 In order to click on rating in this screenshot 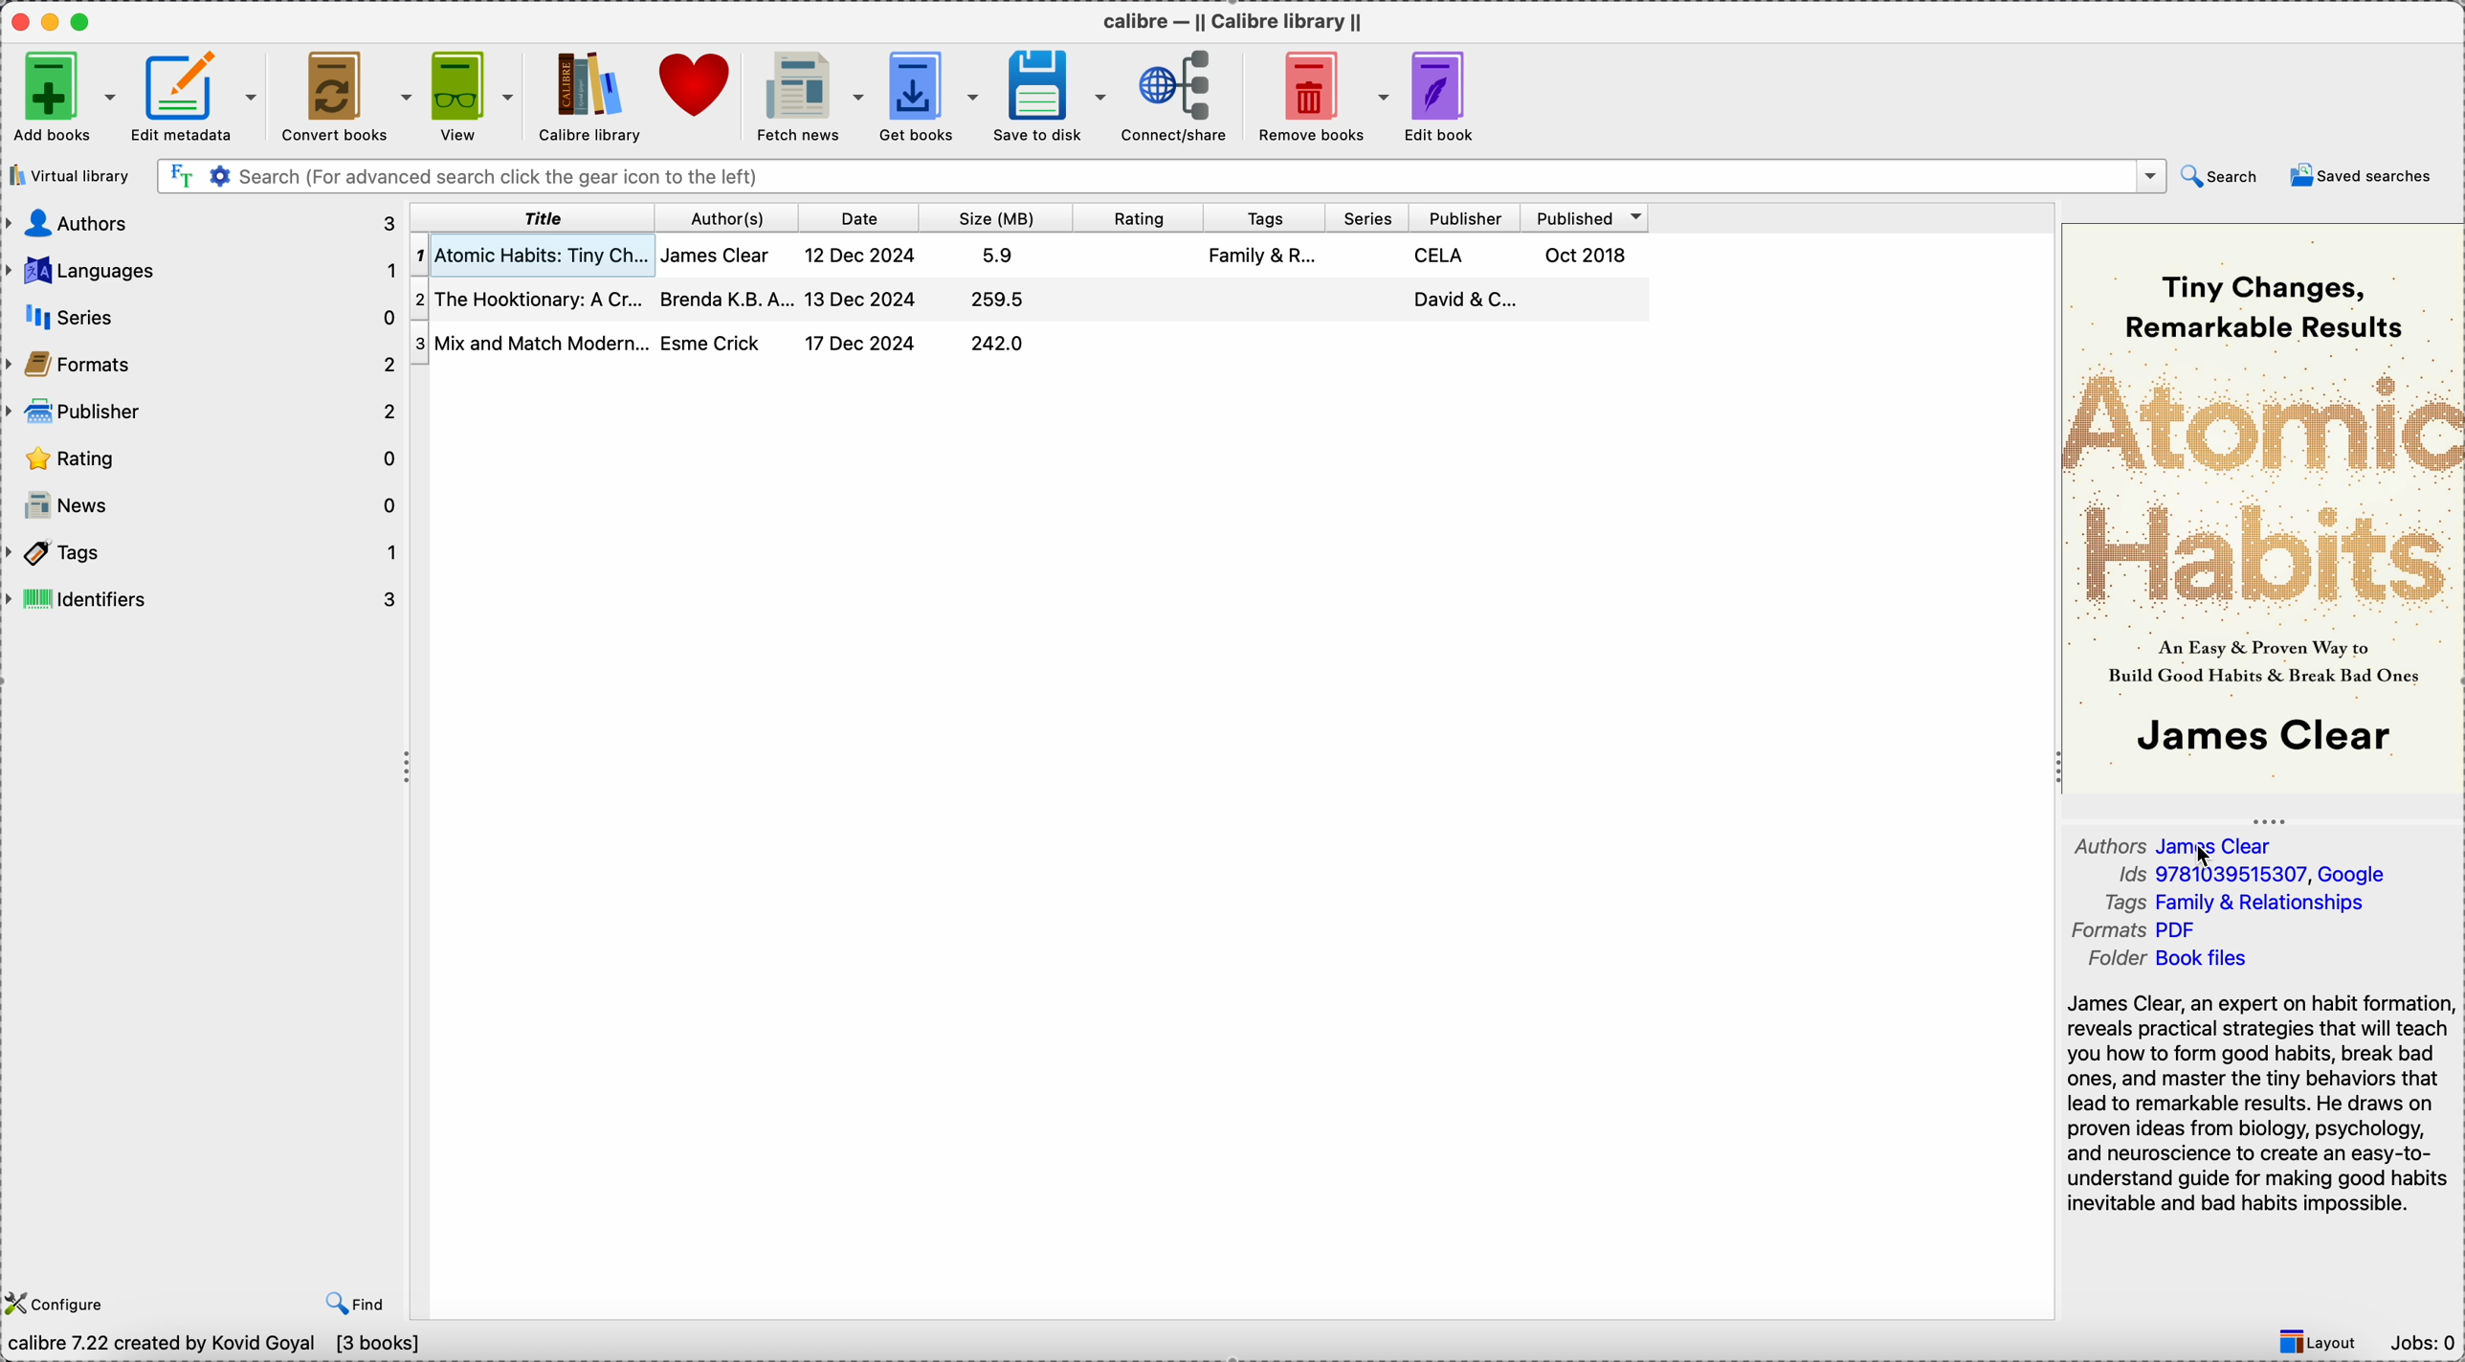, I will do `click(202, 460)`.